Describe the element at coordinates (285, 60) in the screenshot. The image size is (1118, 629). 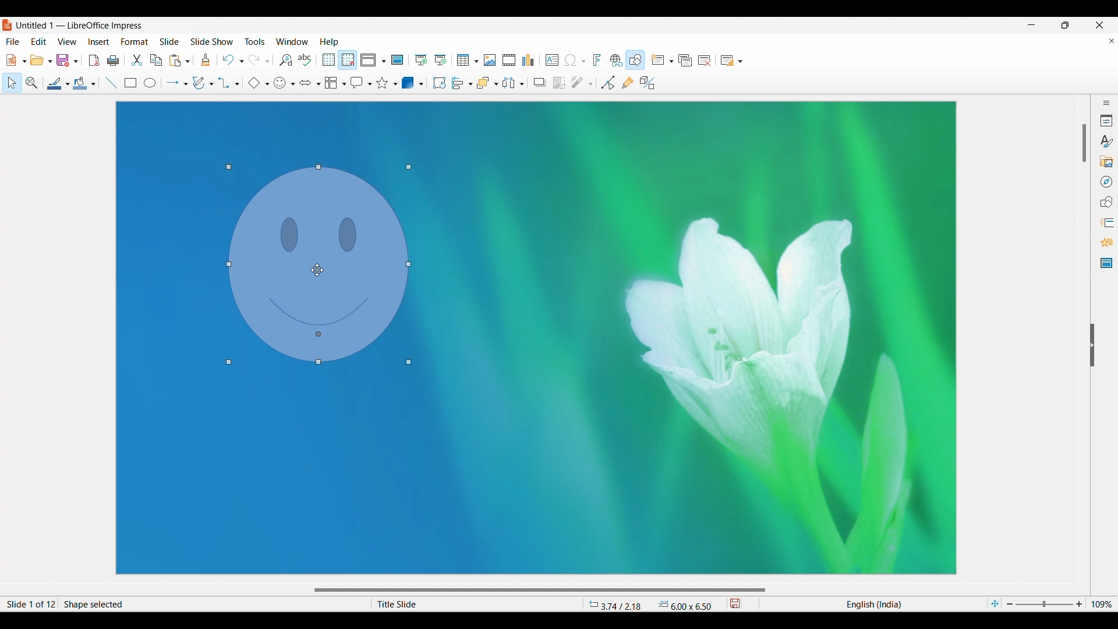
I see `Find and replace` at that location.